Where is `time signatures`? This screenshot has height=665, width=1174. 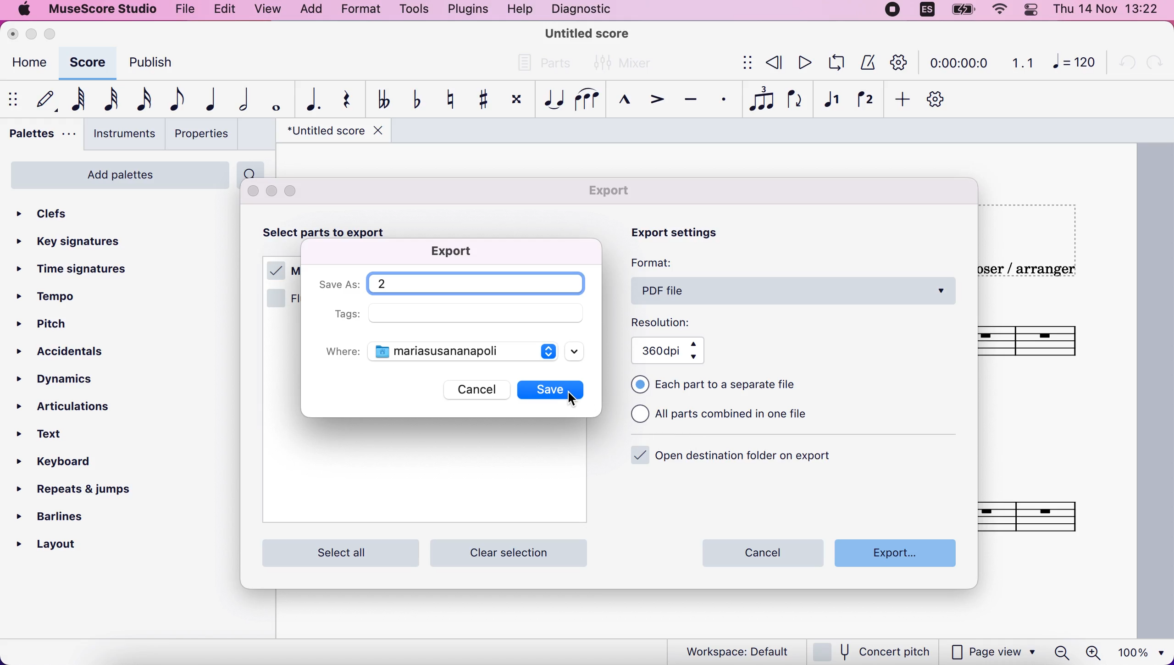 time signatures is located at coordinates (87, 270).